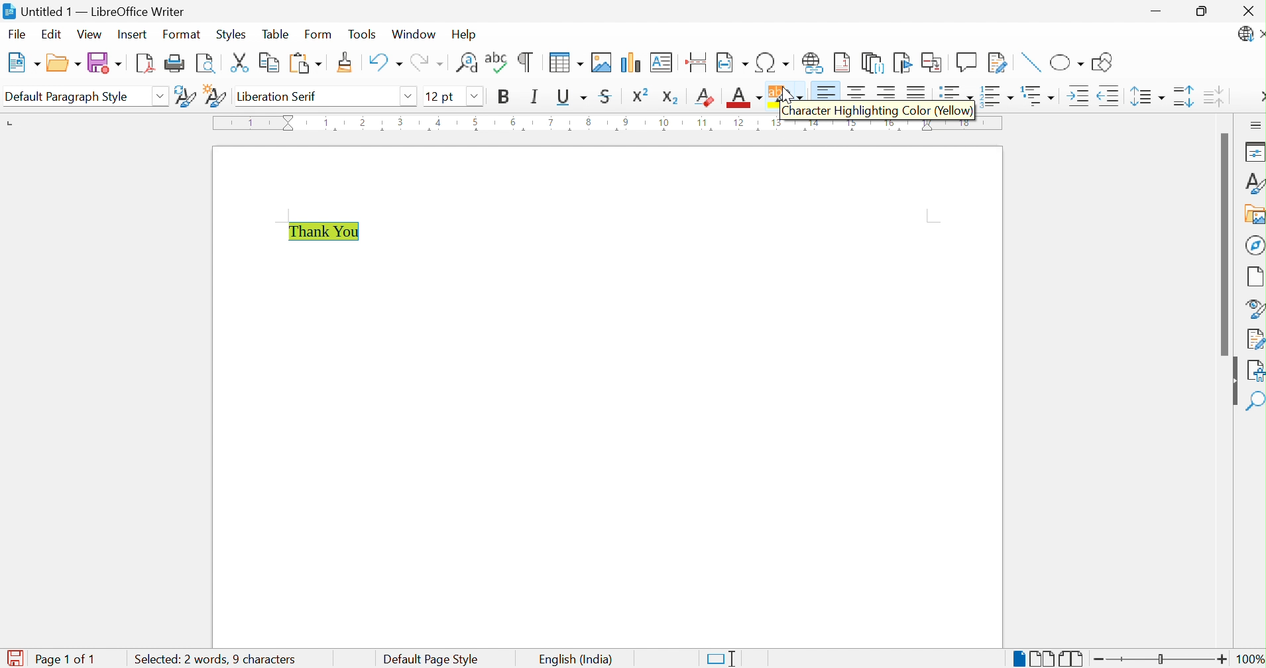  I want to click on 100%, so click(1250, 659).